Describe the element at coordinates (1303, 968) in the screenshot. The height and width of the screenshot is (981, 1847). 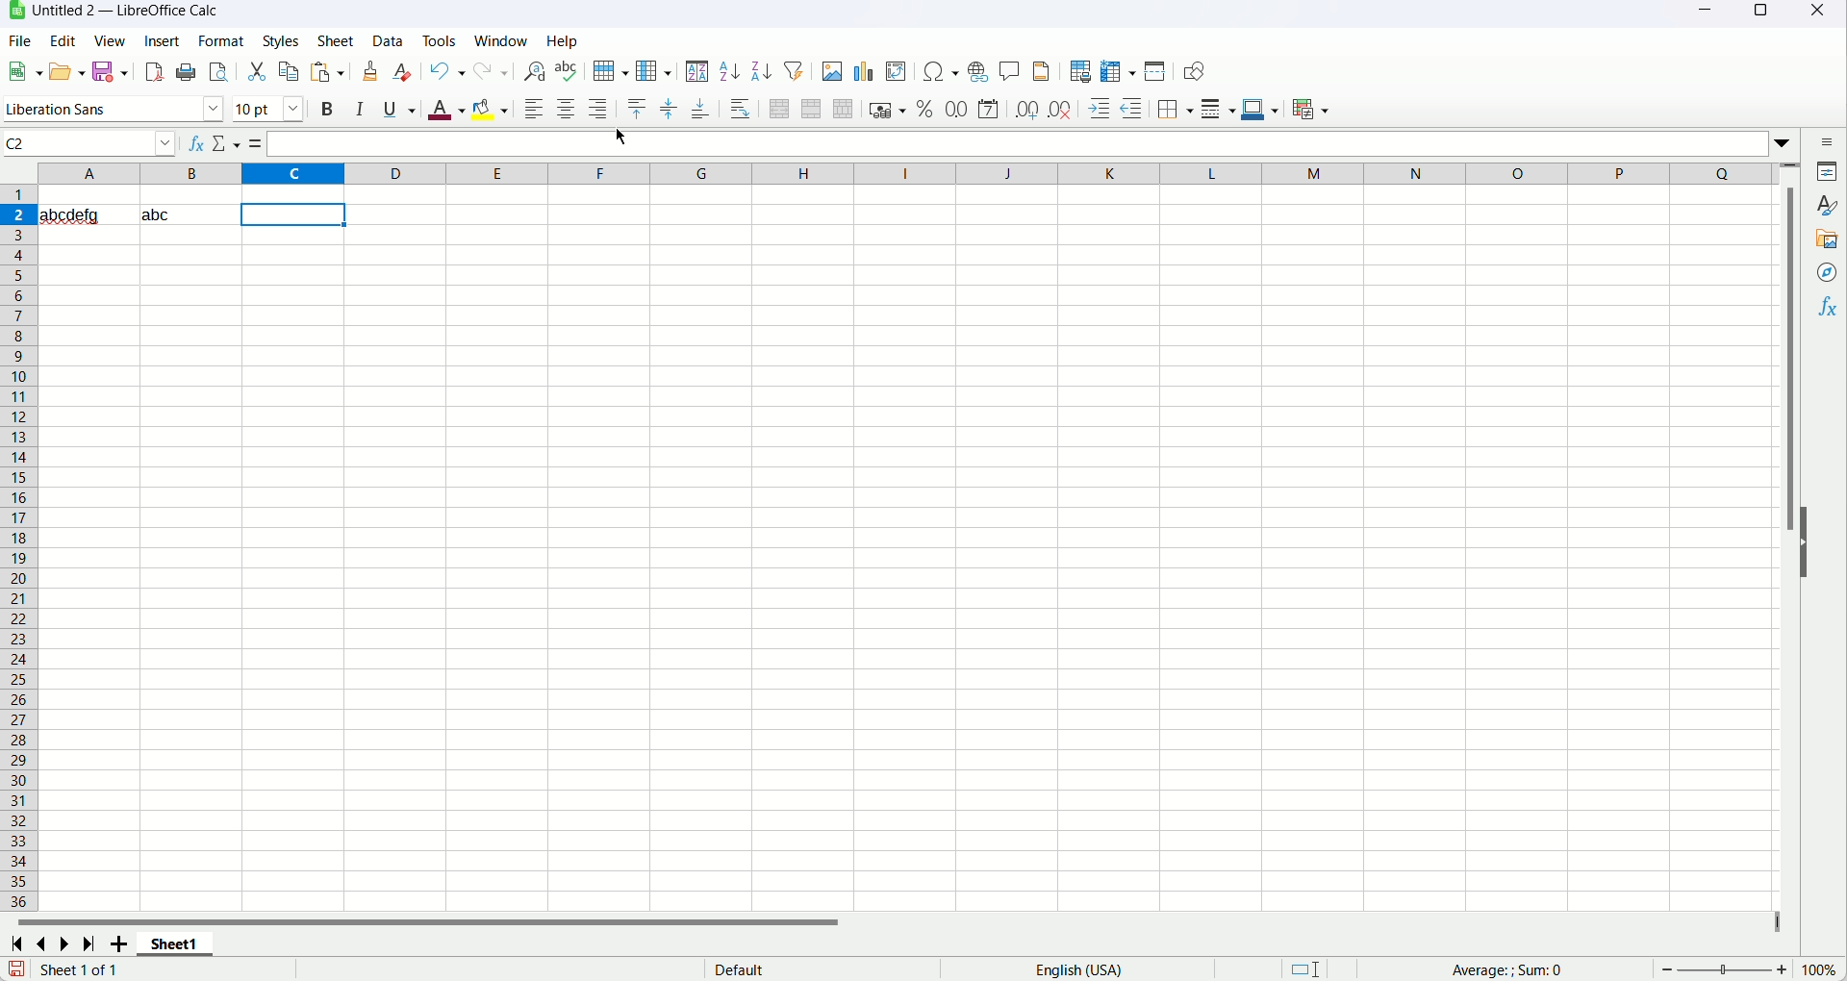
I see `standard selection` at that location.